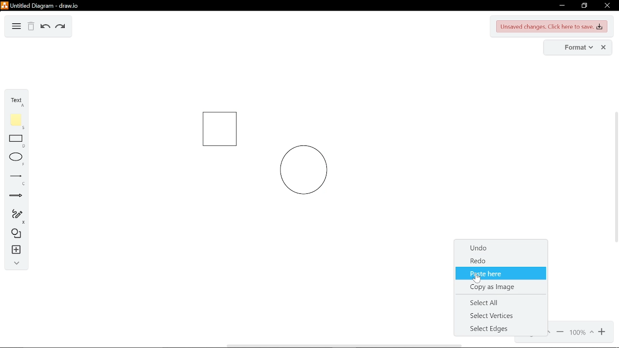 This screenshot has width=619, height=348. Describe the element at coordinates (16, 197) in the screenshot. I see `arrows` at that location.